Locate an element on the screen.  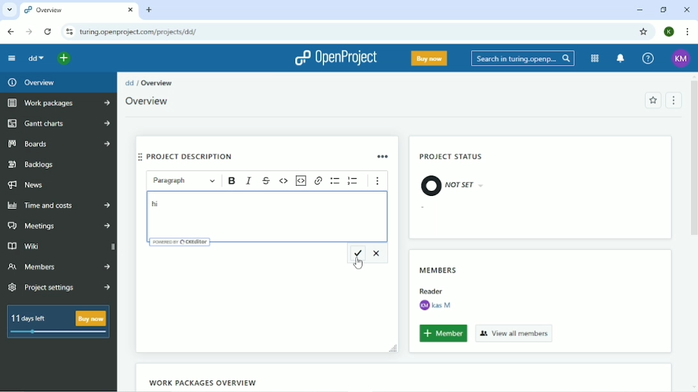
Search is located at coordinates (523, 57).